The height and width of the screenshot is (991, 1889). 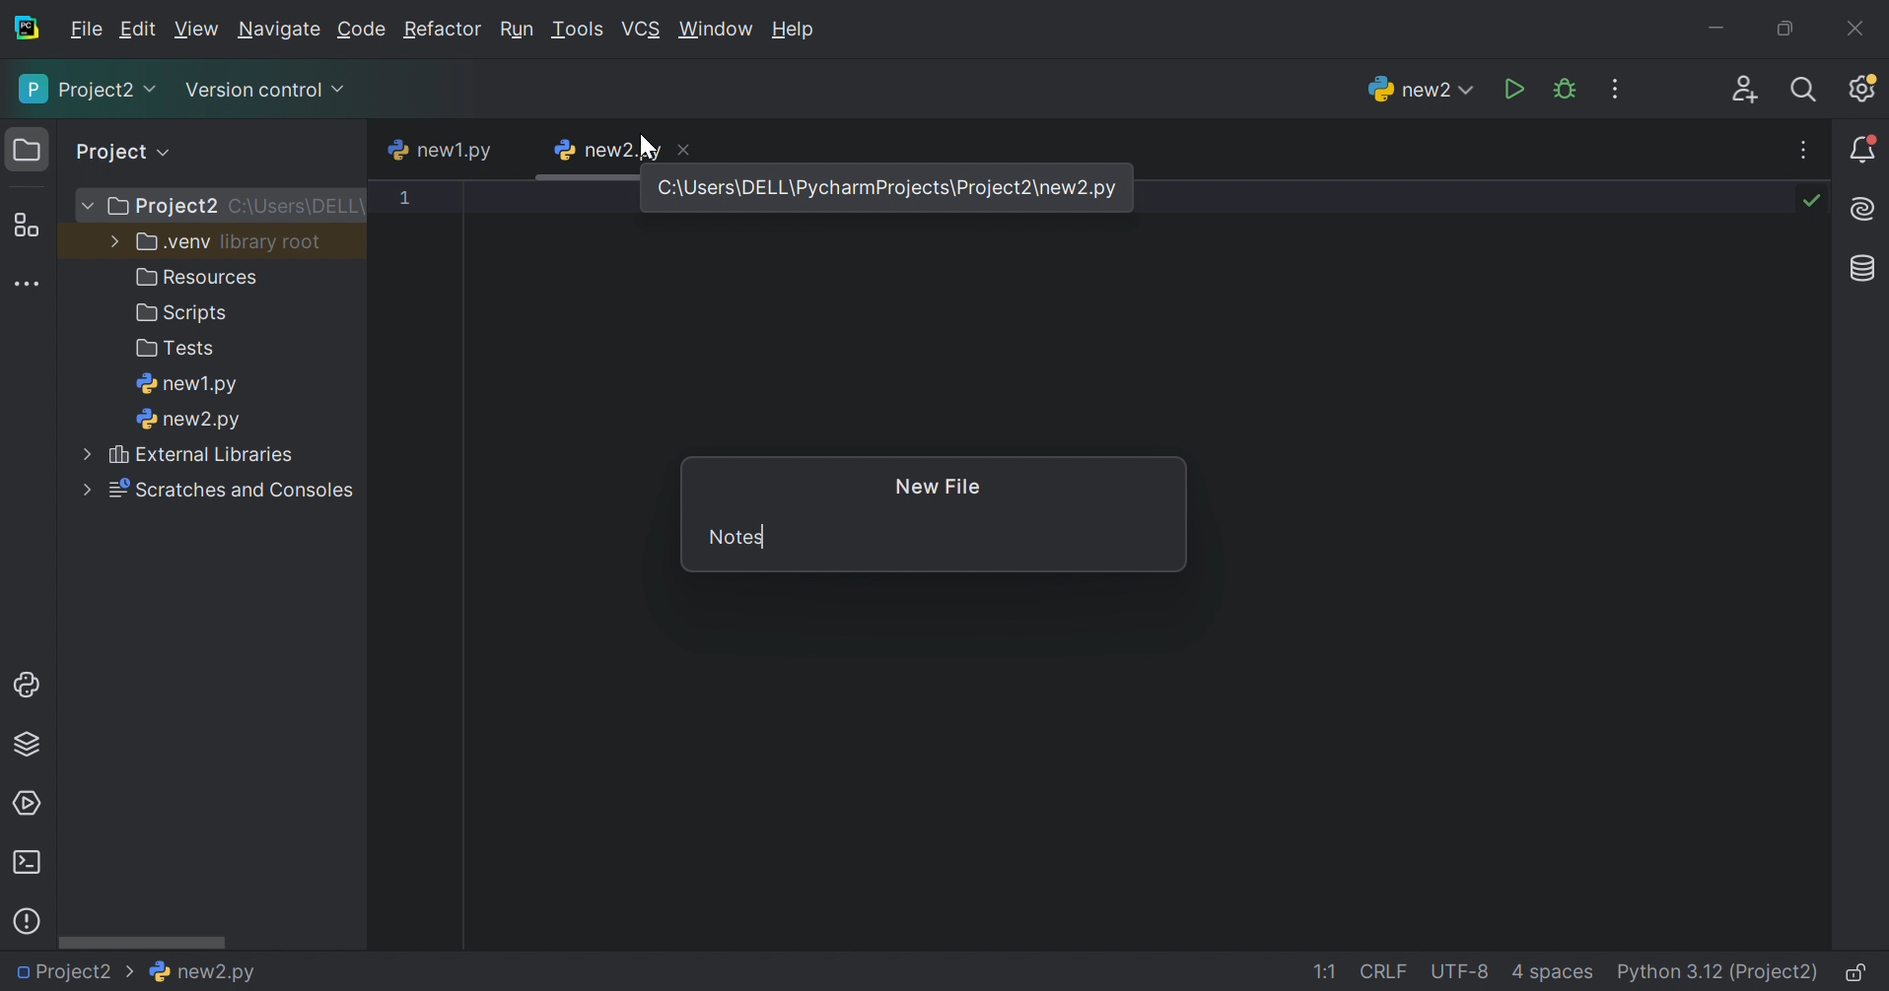 What do you see at coordinates (196, 29) in the screenshot?
I see `View` at bounding box center [196, 29].